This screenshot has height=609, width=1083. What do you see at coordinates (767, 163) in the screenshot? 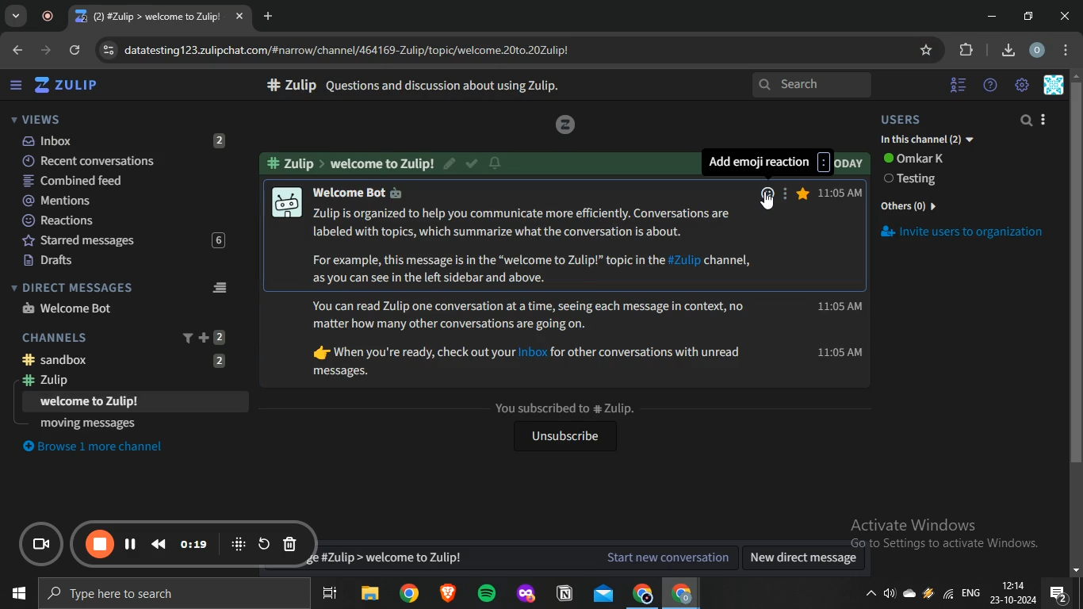
I see `add emoji reaction` at bounding box center [767, 163].